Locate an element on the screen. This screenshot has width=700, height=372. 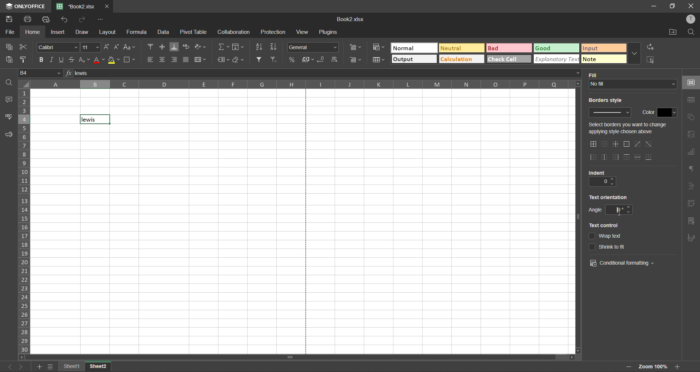
customize quick access toolbar is located at coordinates (101, 20).